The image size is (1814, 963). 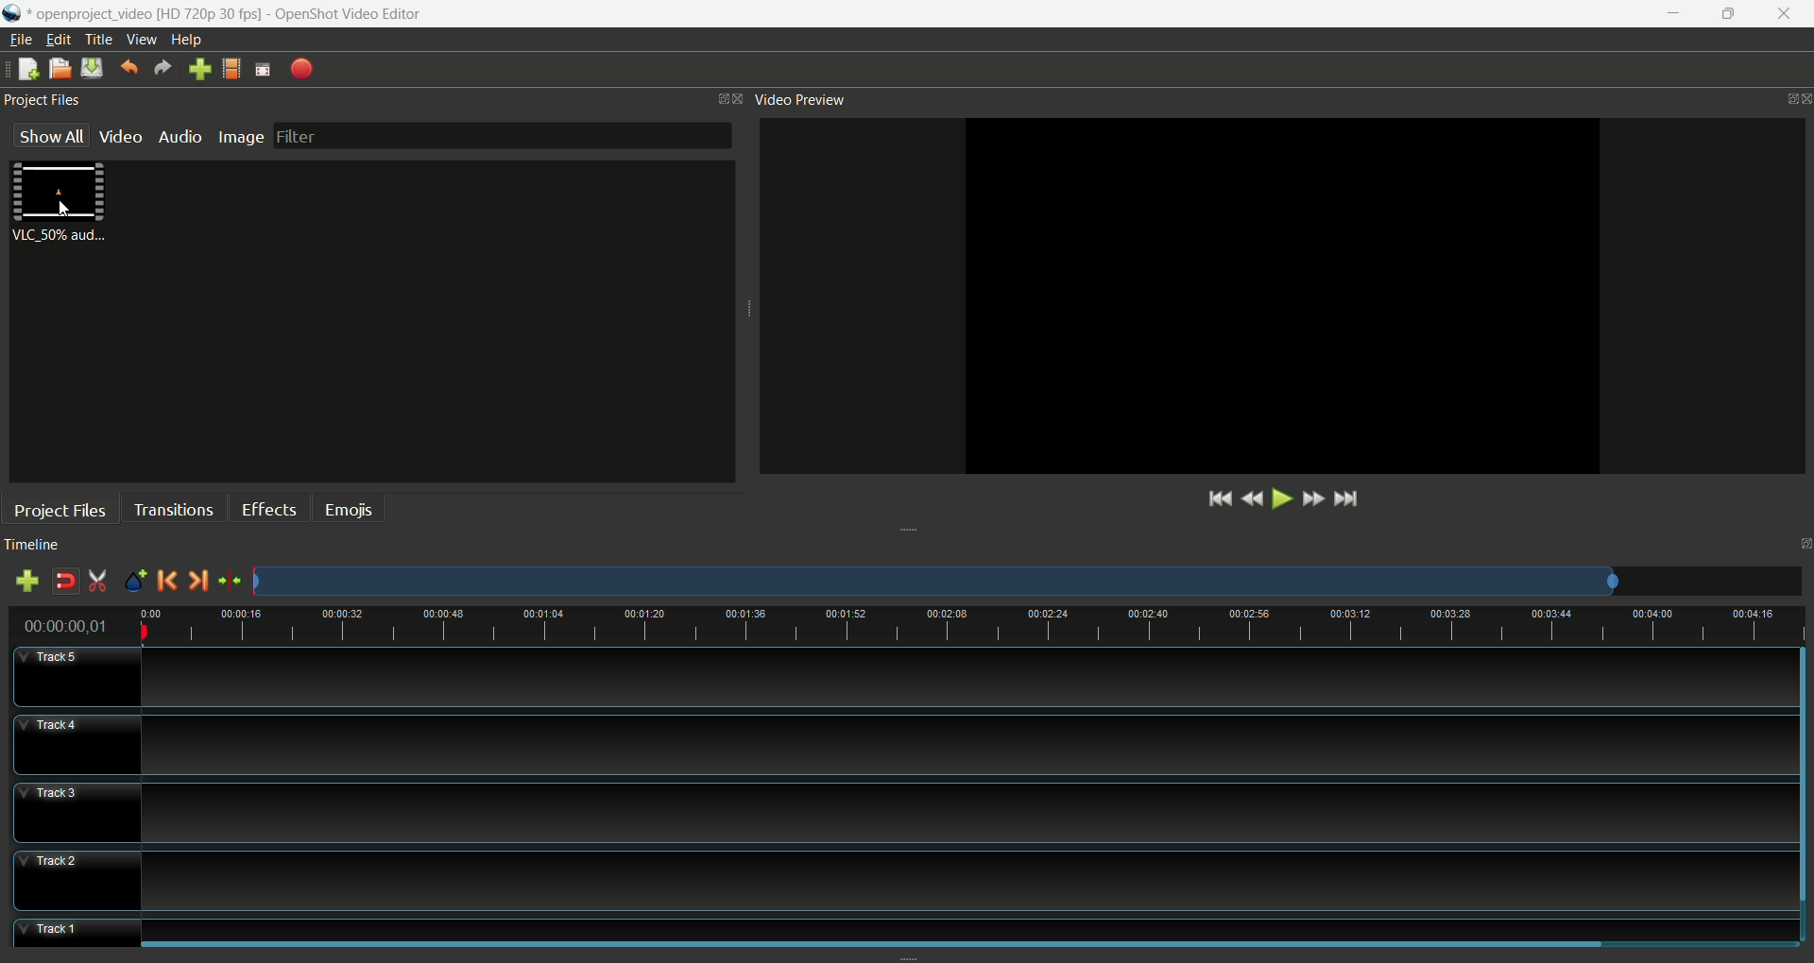 I want to click on track4, so click(x=905, y=744).